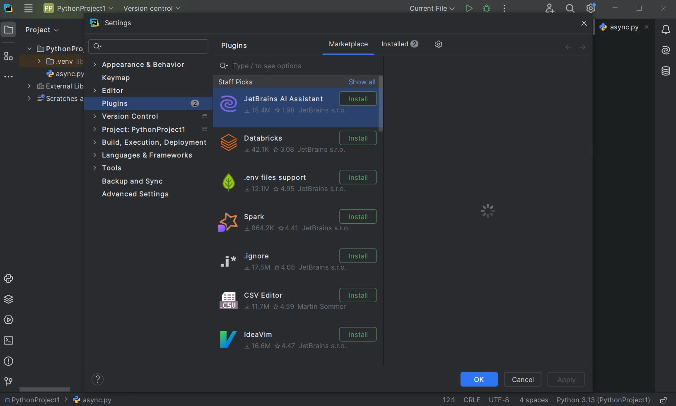 The width and height of the screenshot is (676, 406). What do you see at coordinates (137, 194) in the screenshot?
I see `advanced settings` at bounding box center [137, 194].